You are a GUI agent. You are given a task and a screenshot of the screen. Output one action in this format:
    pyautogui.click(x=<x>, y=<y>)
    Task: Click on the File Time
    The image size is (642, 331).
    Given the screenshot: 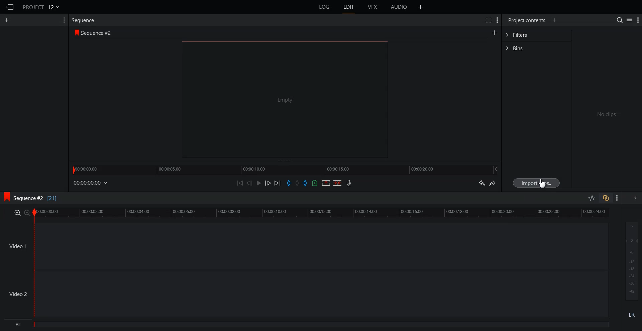 What is the action you would take?
    pyautogui.click(x=91, y=183)
    